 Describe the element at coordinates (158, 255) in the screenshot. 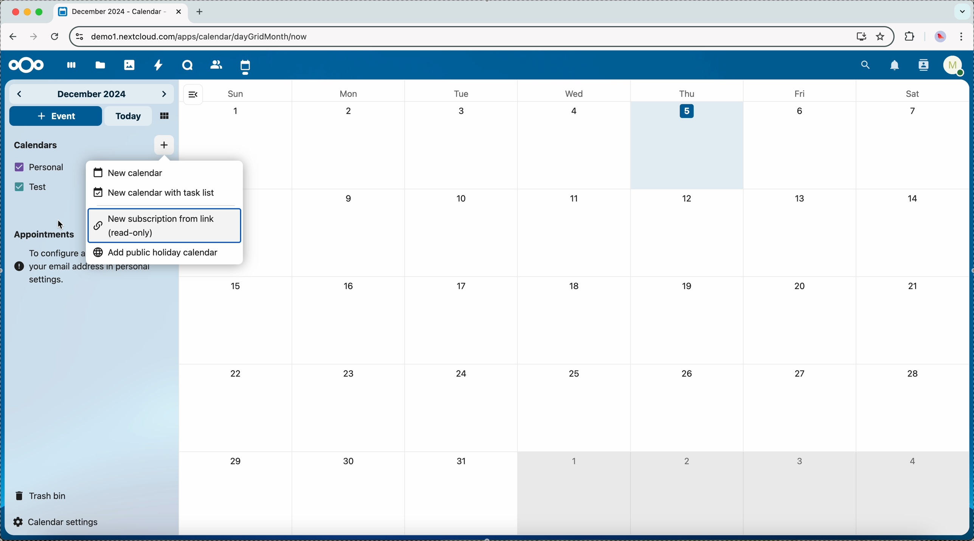

I see `add public holiday calendar` at that location.